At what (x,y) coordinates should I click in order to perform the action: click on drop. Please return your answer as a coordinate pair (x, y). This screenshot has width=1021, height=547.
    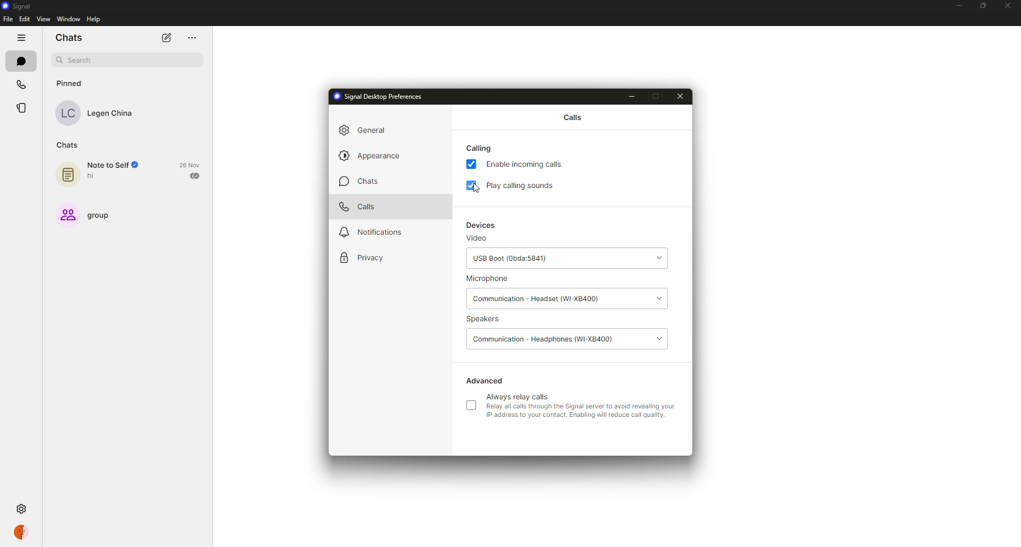
    Looking at the image, I should click on (658, 255).